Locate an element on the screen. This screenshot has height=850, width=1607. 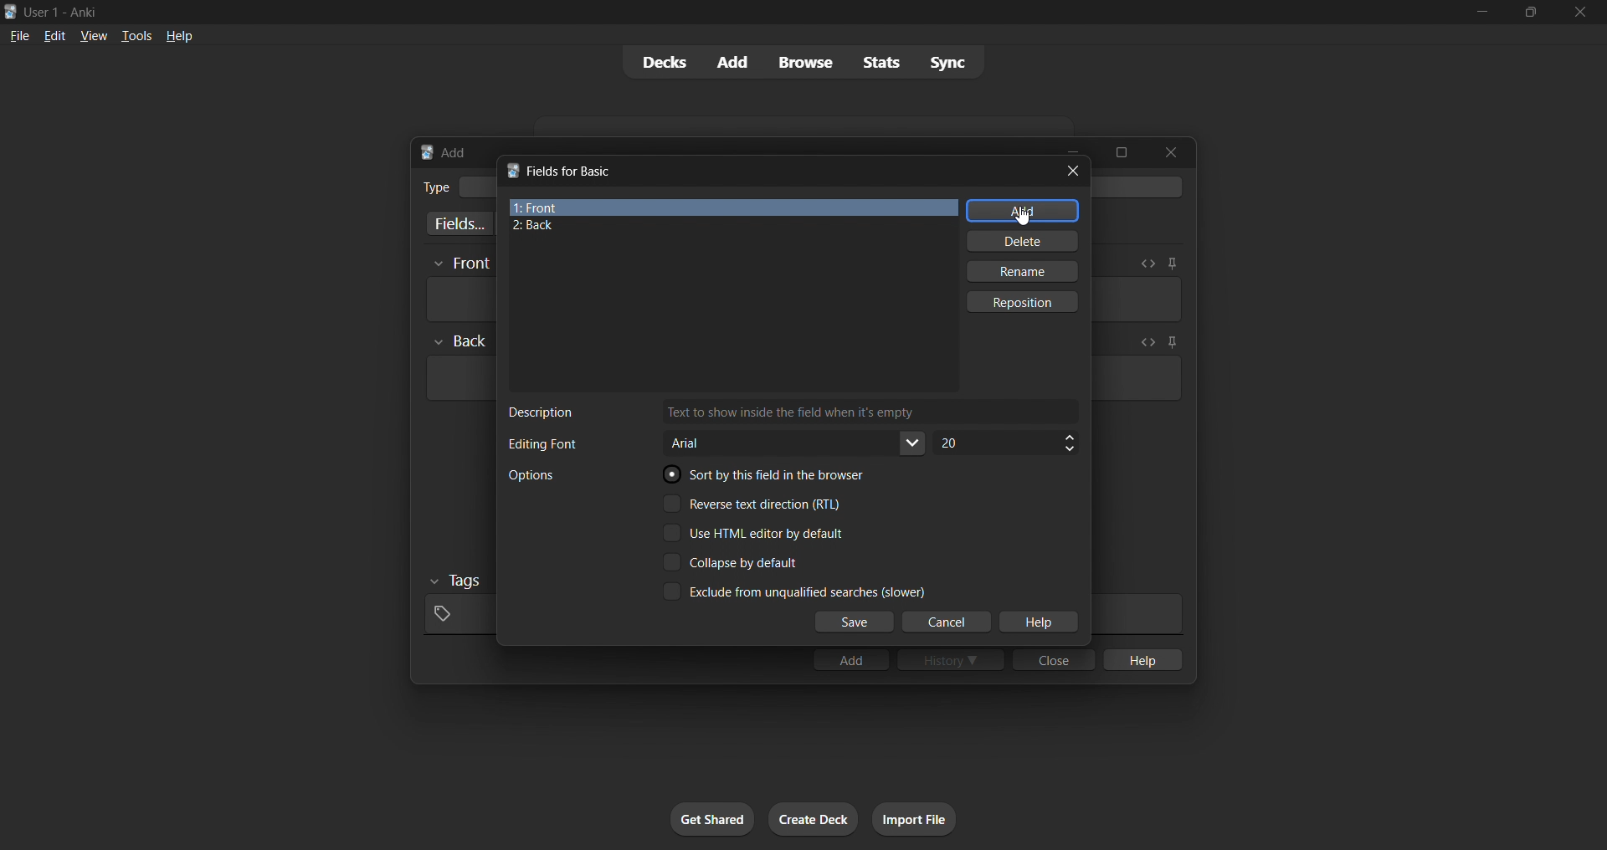
Toggle sticky is located at coordinates (1172, 264).